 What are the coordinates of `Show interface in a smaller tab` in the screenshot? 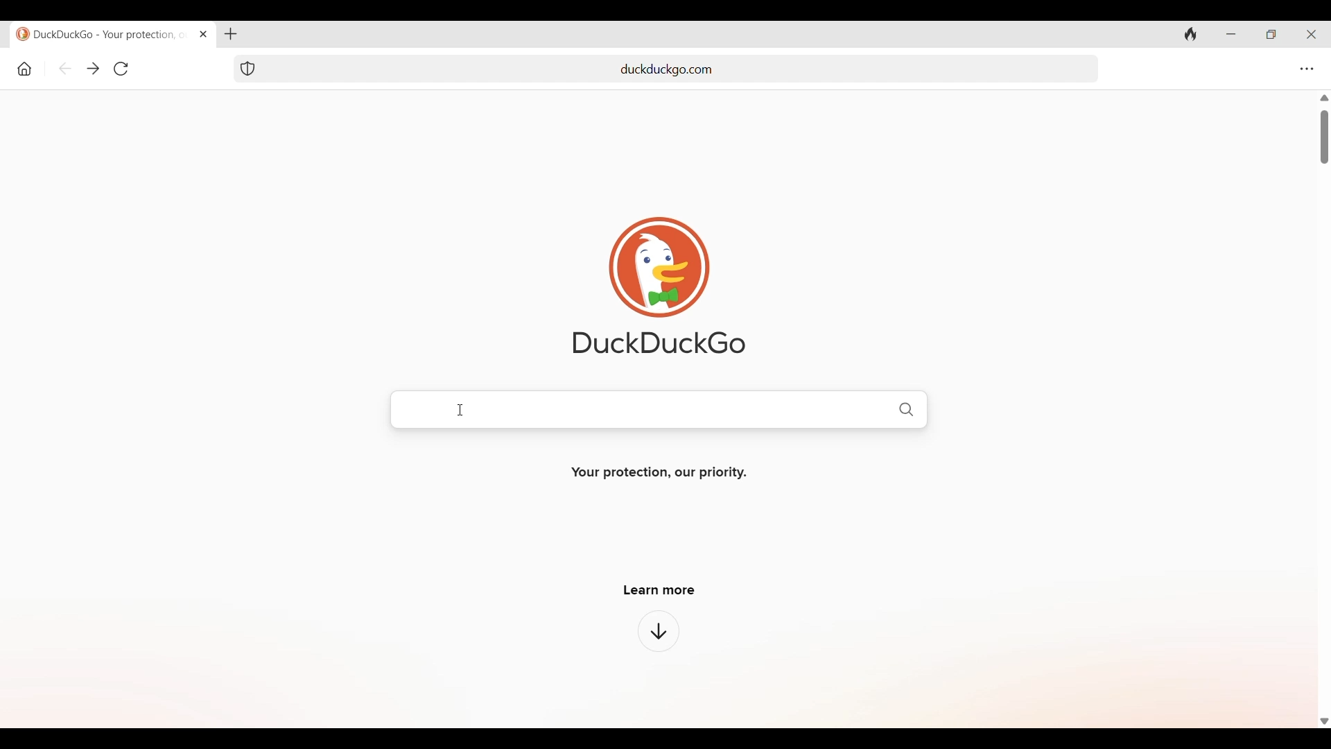 It's located at (1271, 35).